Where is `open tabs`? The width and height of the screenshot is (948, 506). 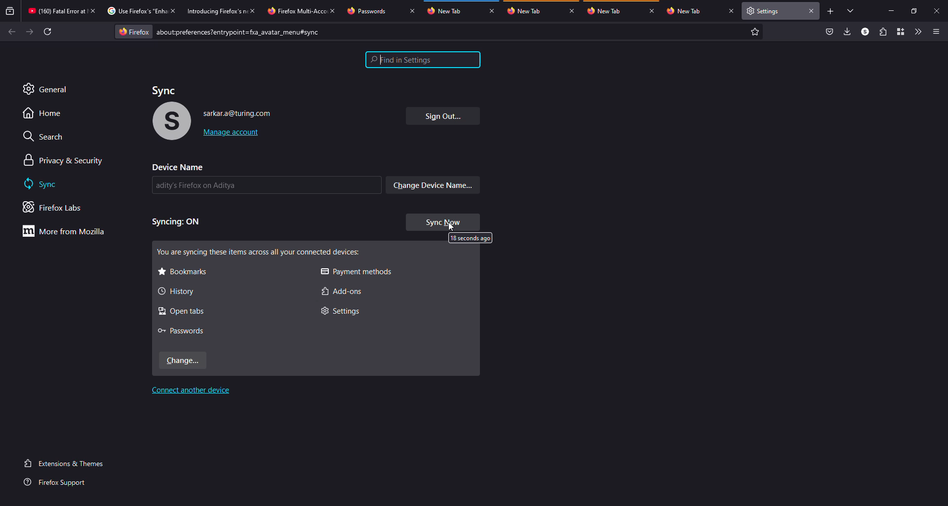
open tabs is located at coordinates (182, 312).